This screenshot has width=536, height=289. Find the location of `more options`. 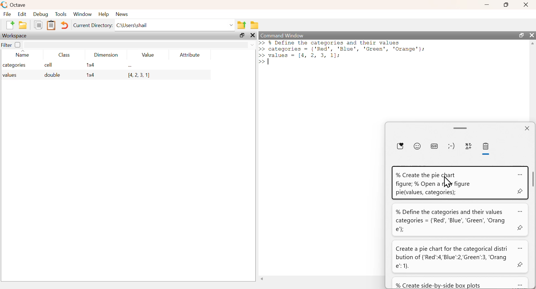

more options is located at coordinates (520, 212).